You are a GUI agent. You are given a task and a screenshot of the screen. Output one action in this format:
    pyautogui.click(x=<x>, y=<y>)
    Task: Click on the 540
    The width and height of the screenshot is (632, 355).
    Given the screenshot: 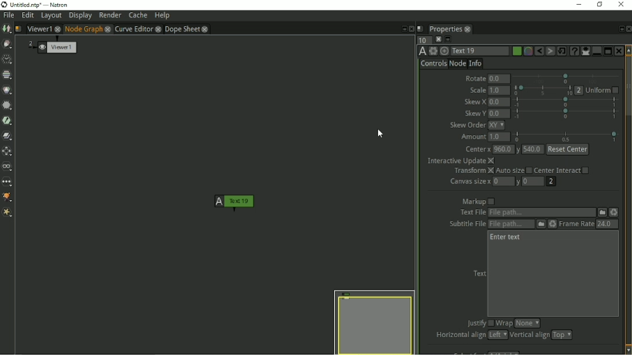 What is the action you would take?
    pyautogui.click(x=534, y=149)
    